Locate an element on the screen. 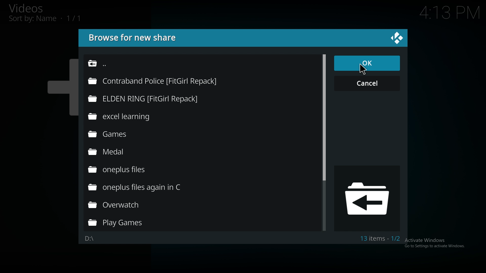 The height and width of the screenshot is (273, 486). folder is located at coordinates (124, 223).